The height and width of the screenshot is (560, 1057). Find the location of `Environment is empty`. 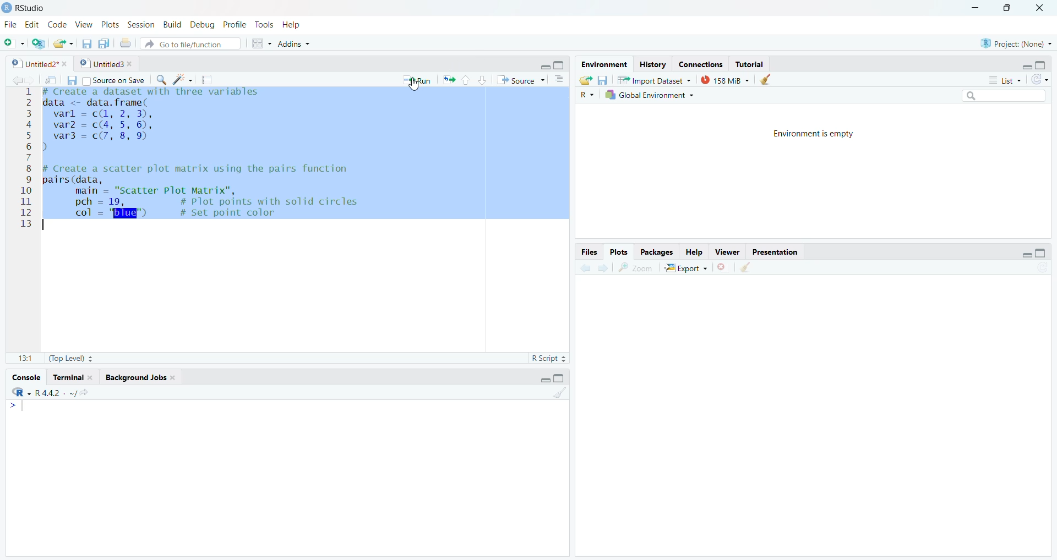

Environment is empty is located at coordinates (811, 171).